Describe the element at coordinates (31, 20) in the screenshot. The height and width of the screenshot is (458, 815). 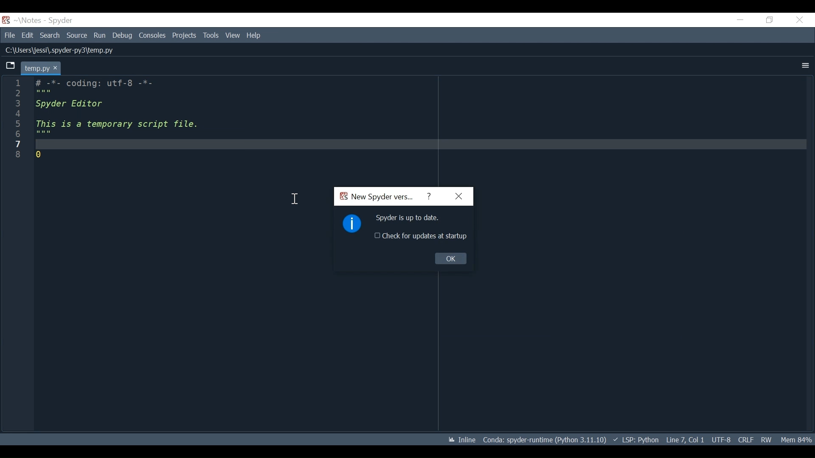
I see `Projects Name` at that location.